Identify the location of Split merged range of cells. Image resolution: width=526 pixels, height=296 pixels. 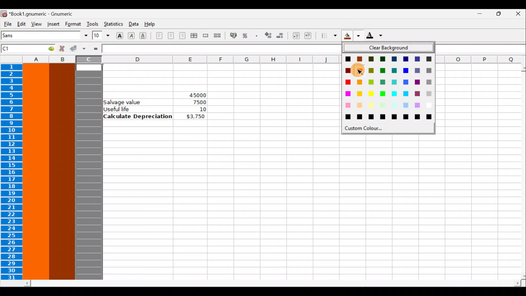
(218, 35).